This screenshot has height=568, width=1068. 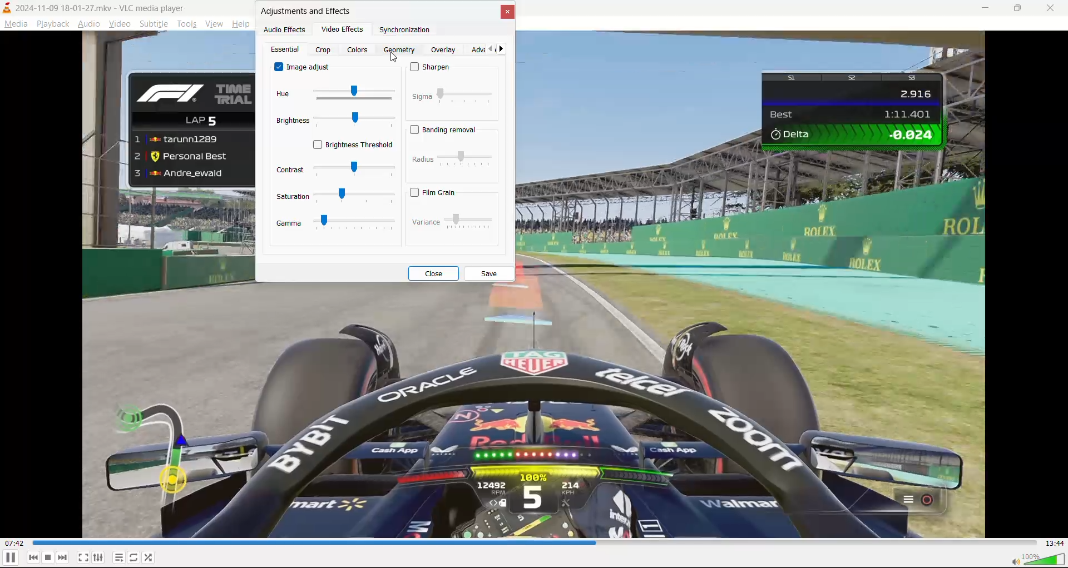 I want to click on banding removal, so click(x=446, y=130).